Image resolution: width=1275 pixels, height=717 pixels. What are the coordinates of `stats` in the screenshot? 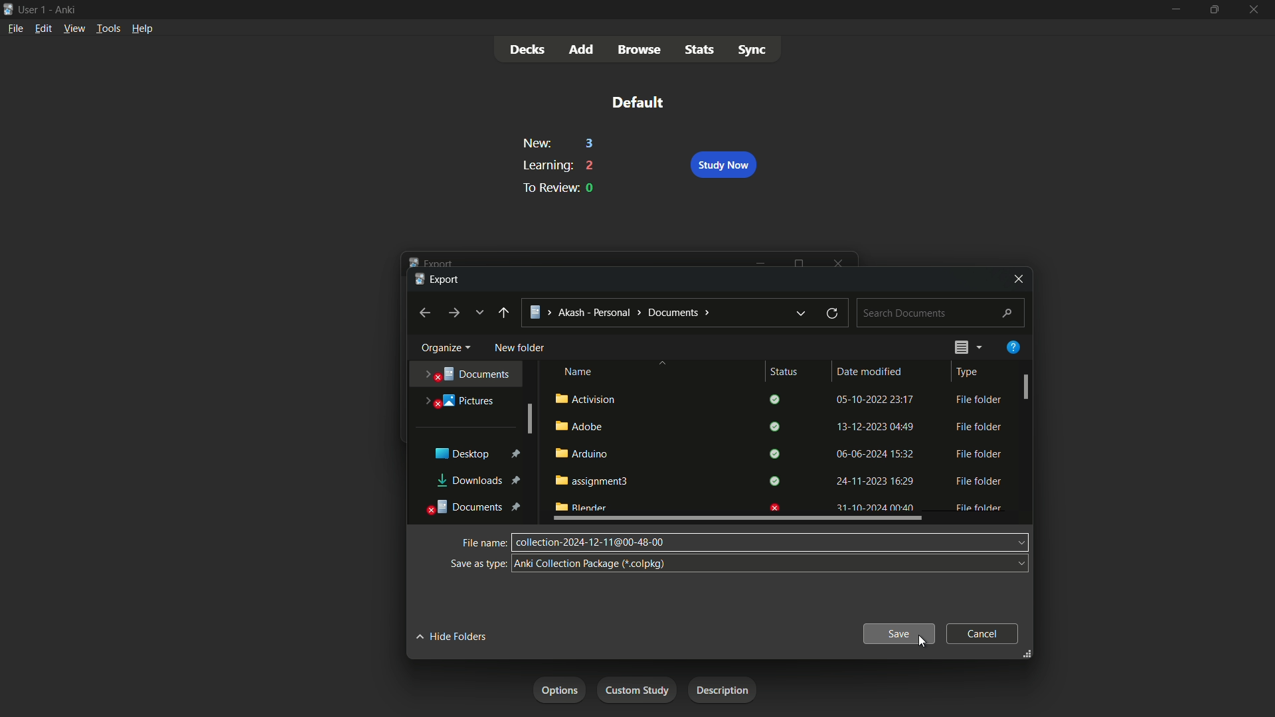 It's located at (701, 48).